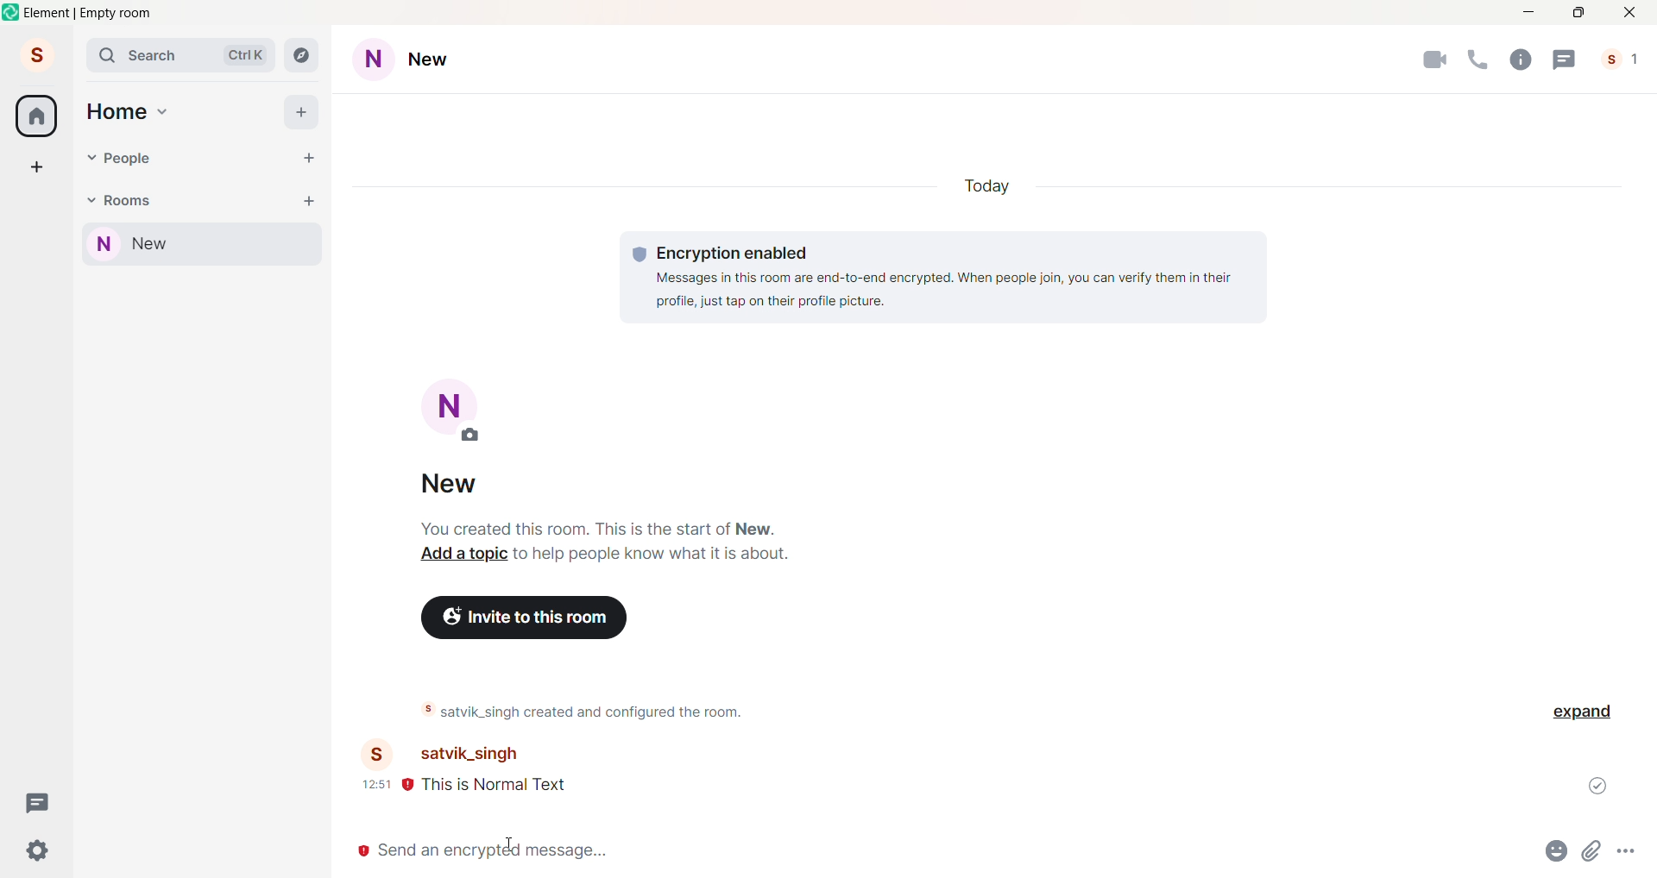 The width and height of the screenshot is (1657, 878). What do you see at coordinates (165, 110) in the screenshot?
I see `Home drop down` at bounding box center [165, 110].